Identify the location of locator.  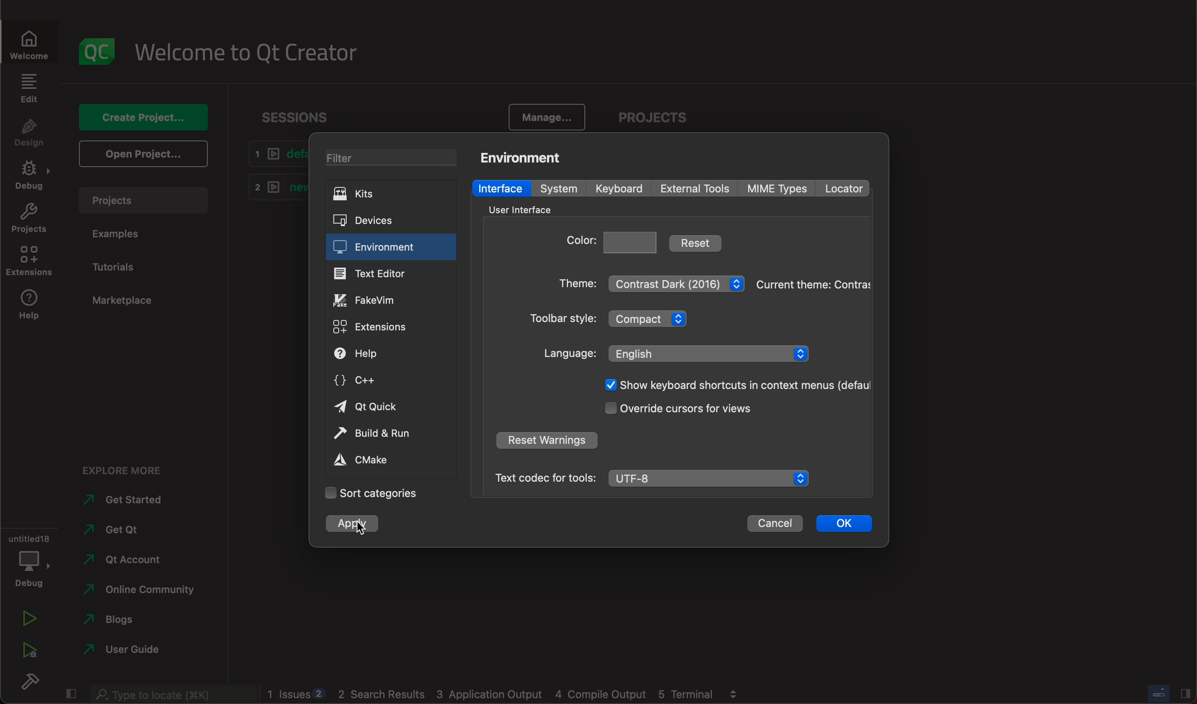
(848, 187).